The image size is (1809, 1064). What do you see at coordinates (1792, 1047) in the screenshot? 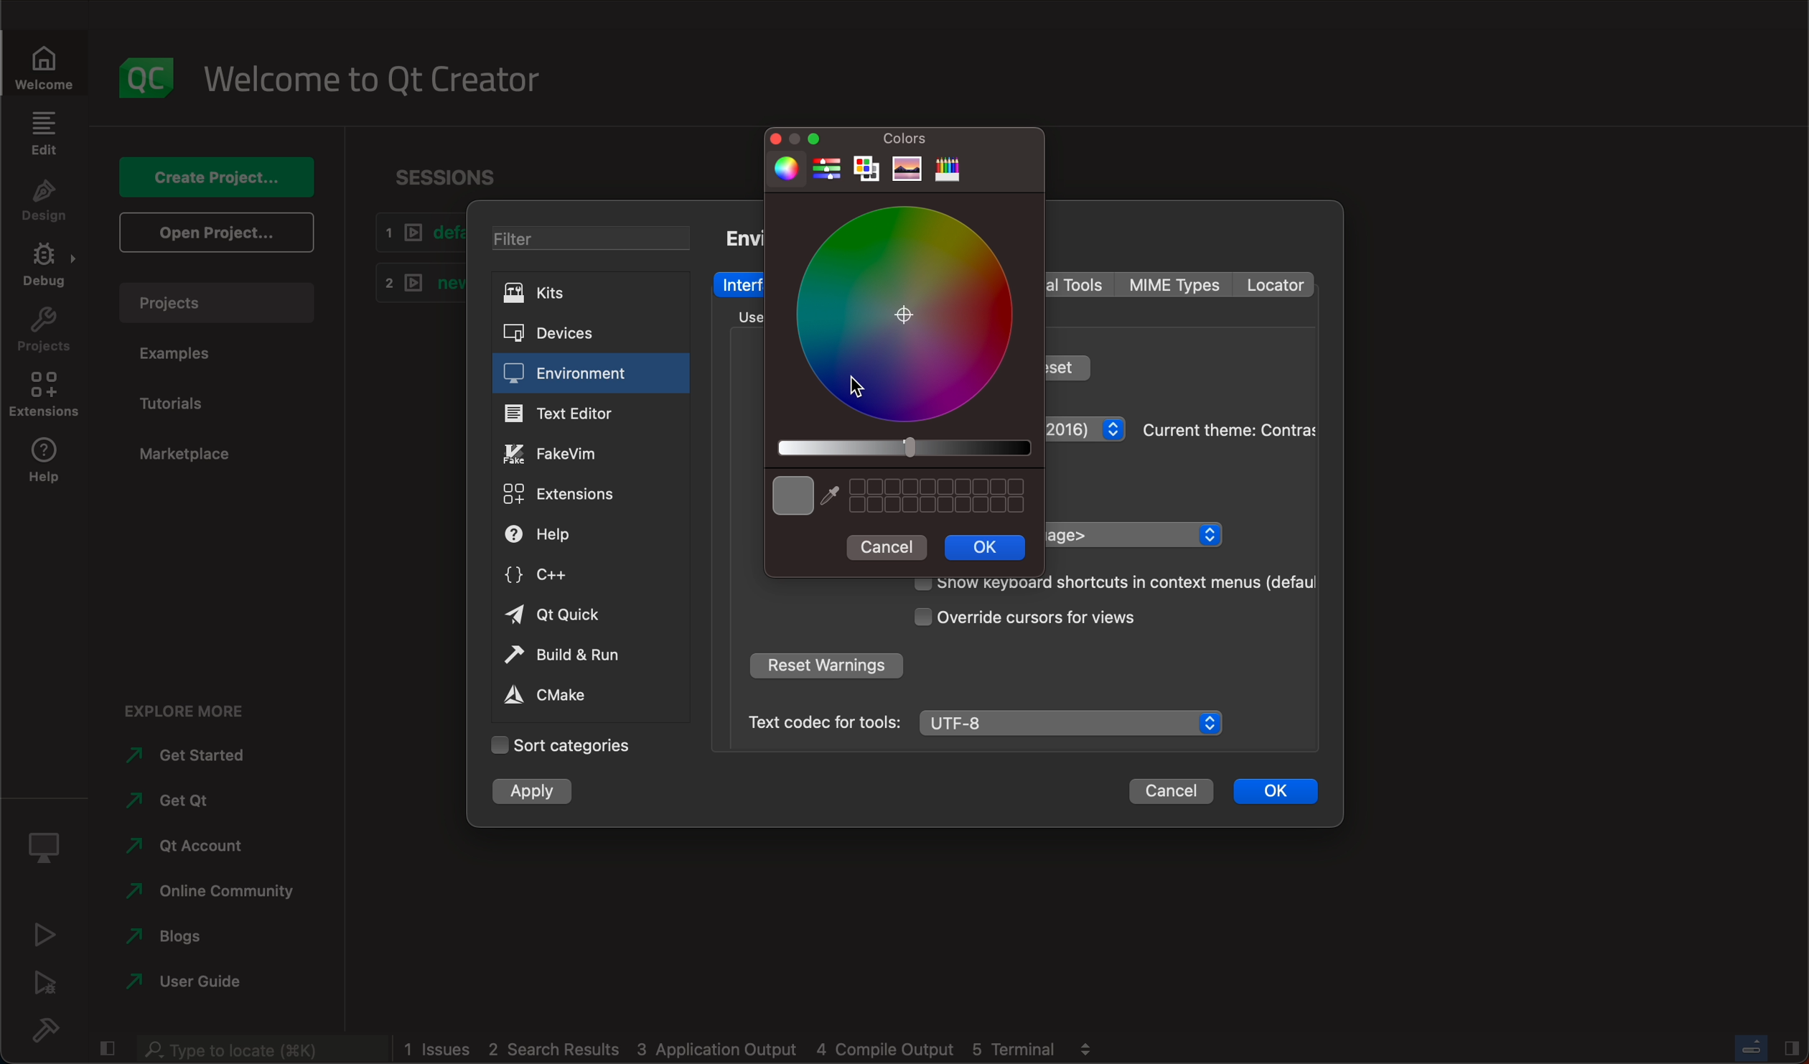
I see `hide/show right side bar` at bounding box center [1792, 1047].